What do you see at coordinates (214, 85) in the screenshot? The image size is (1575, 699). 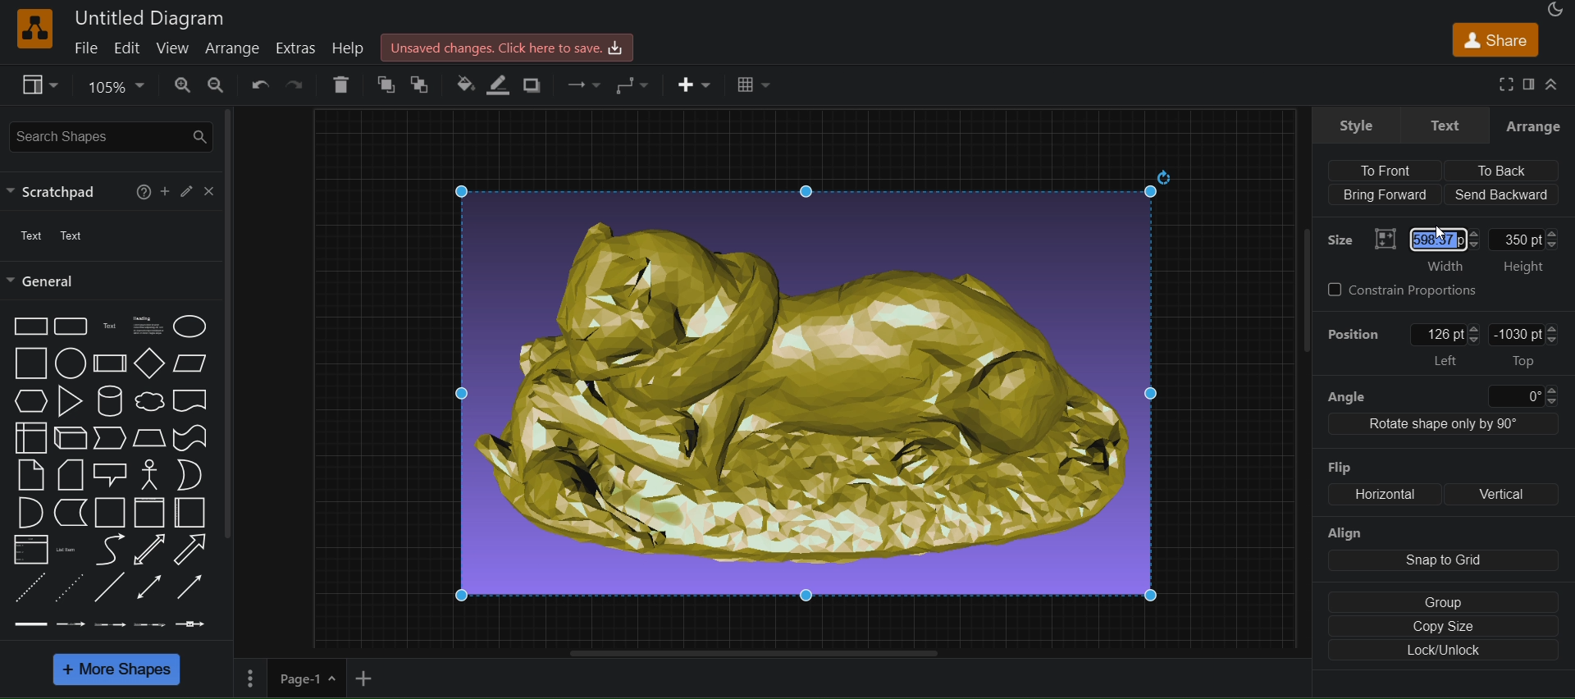 I see `zoom out` at bounding box center [214, 85].